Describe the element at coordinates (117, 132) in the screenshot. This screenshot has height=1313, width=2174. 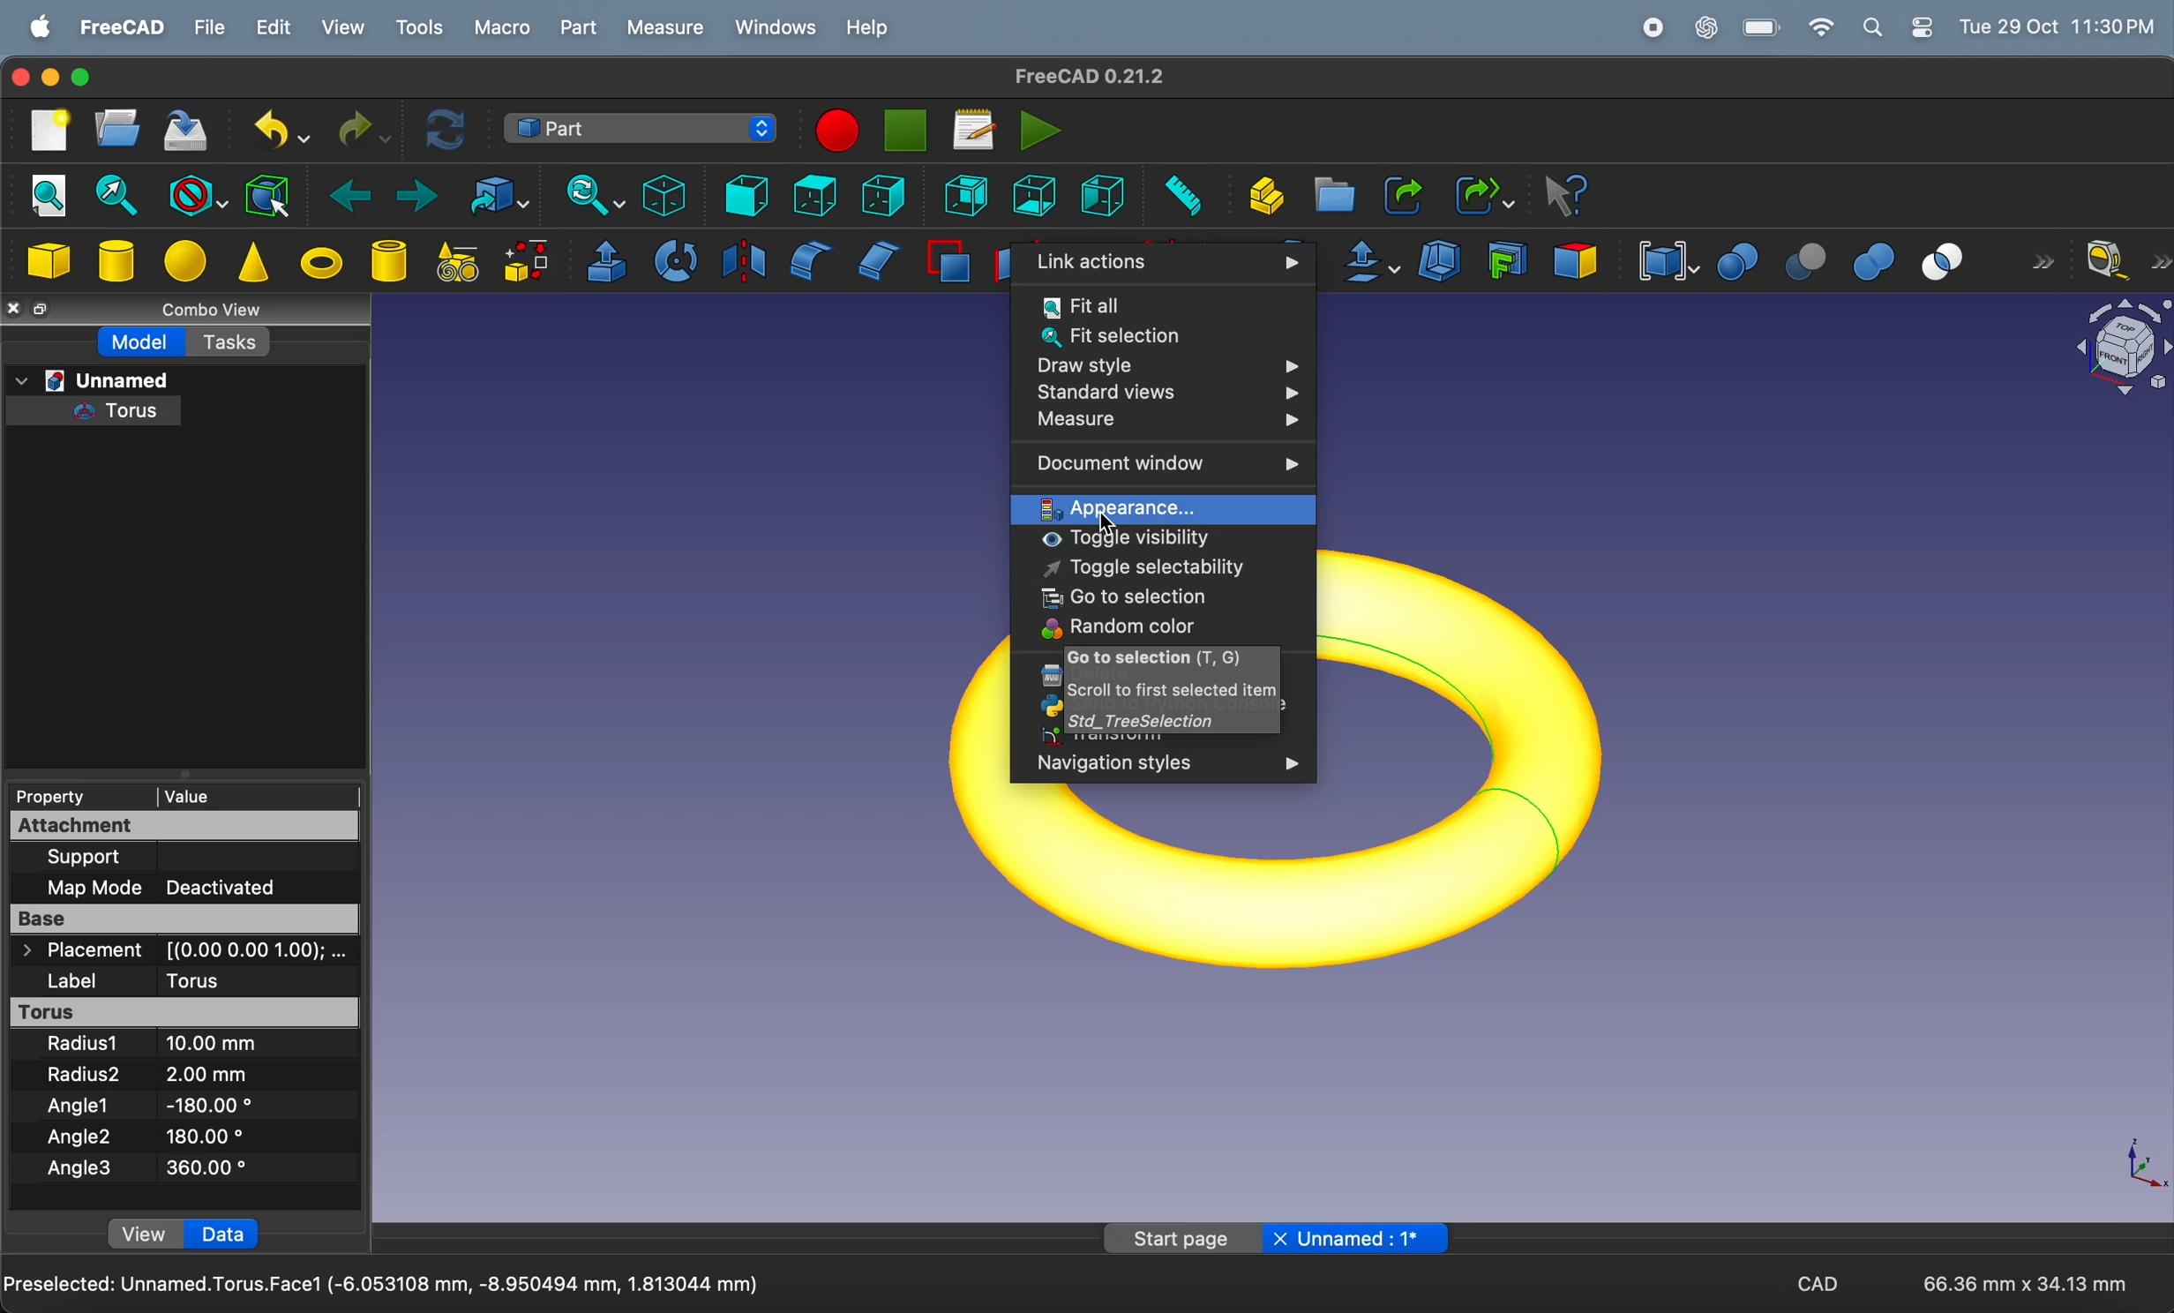
I see `open` at that location.